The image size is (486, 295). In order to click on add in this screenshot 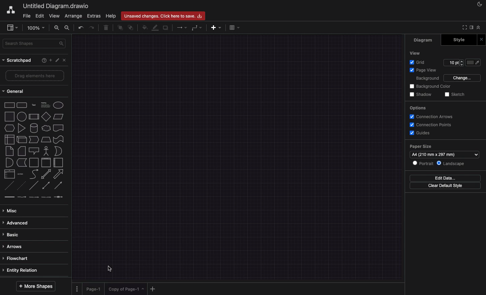, I will do `click(50, 60)`.